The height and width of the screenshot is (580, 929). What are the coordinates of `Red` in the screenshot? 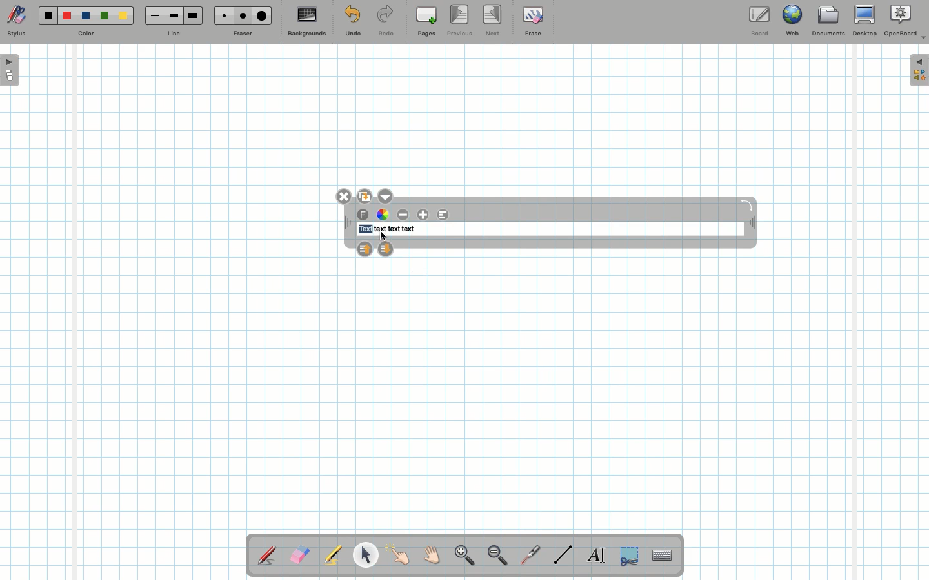 It's located at (68, 16).